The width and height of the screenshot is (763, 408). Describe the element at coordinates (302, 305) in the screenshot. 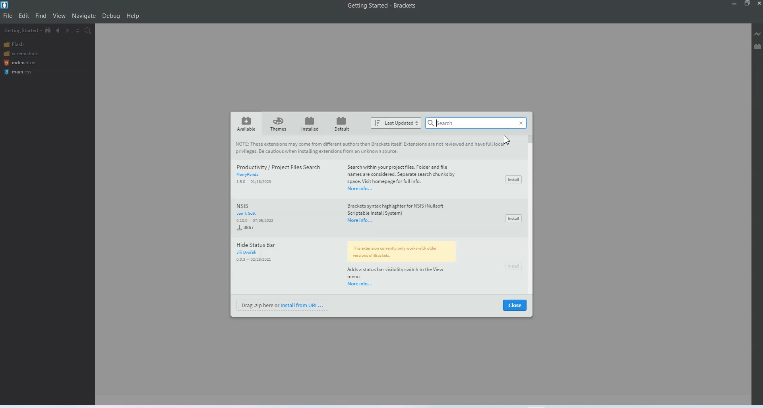

I see `install from U R L` at that location.